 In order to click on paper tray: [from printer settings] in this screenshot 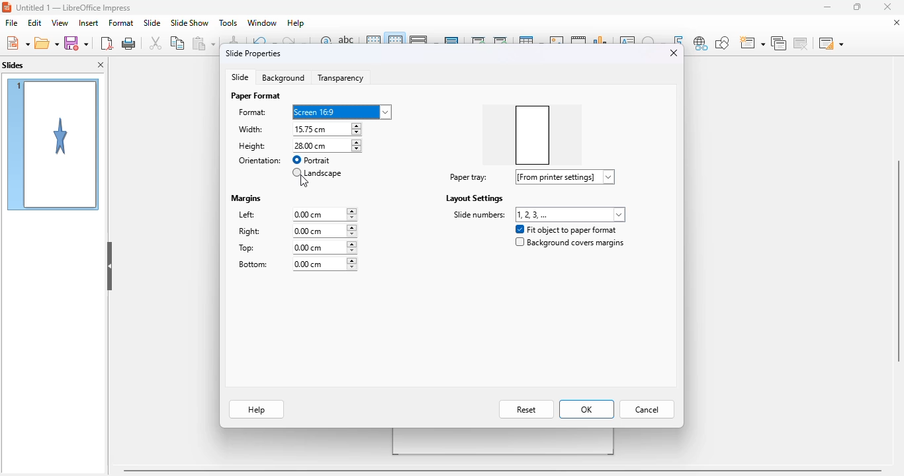, I will do `click(565, 177)`.